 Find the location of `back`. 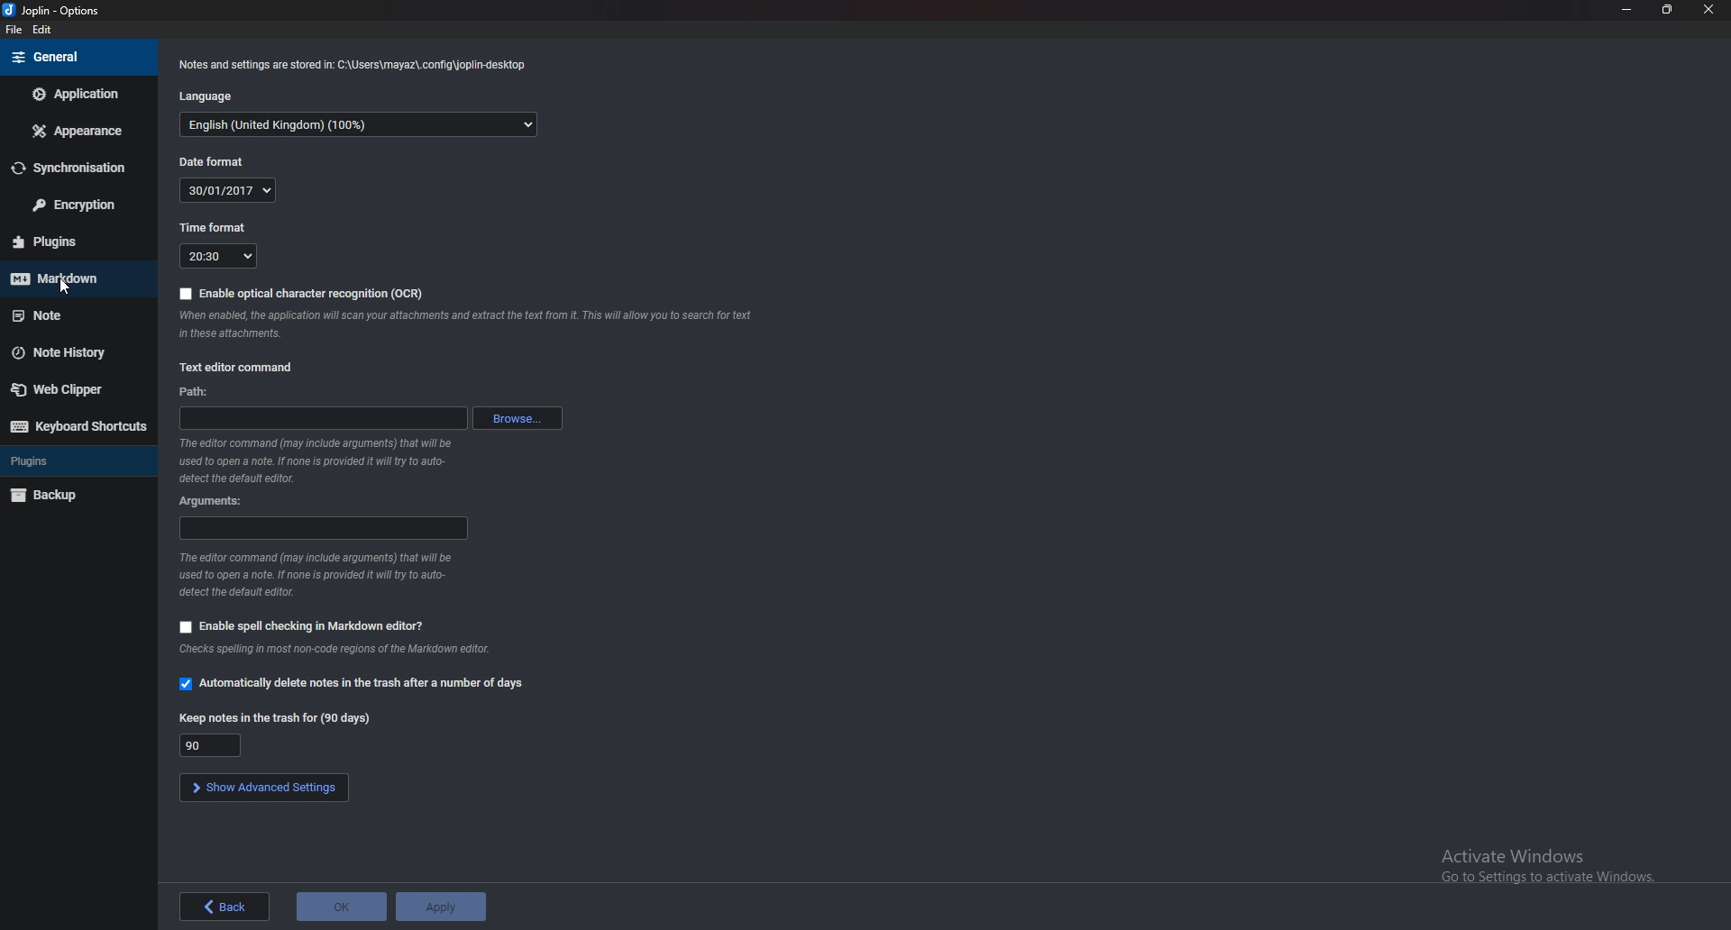

back is located at coordinates (228, 906).